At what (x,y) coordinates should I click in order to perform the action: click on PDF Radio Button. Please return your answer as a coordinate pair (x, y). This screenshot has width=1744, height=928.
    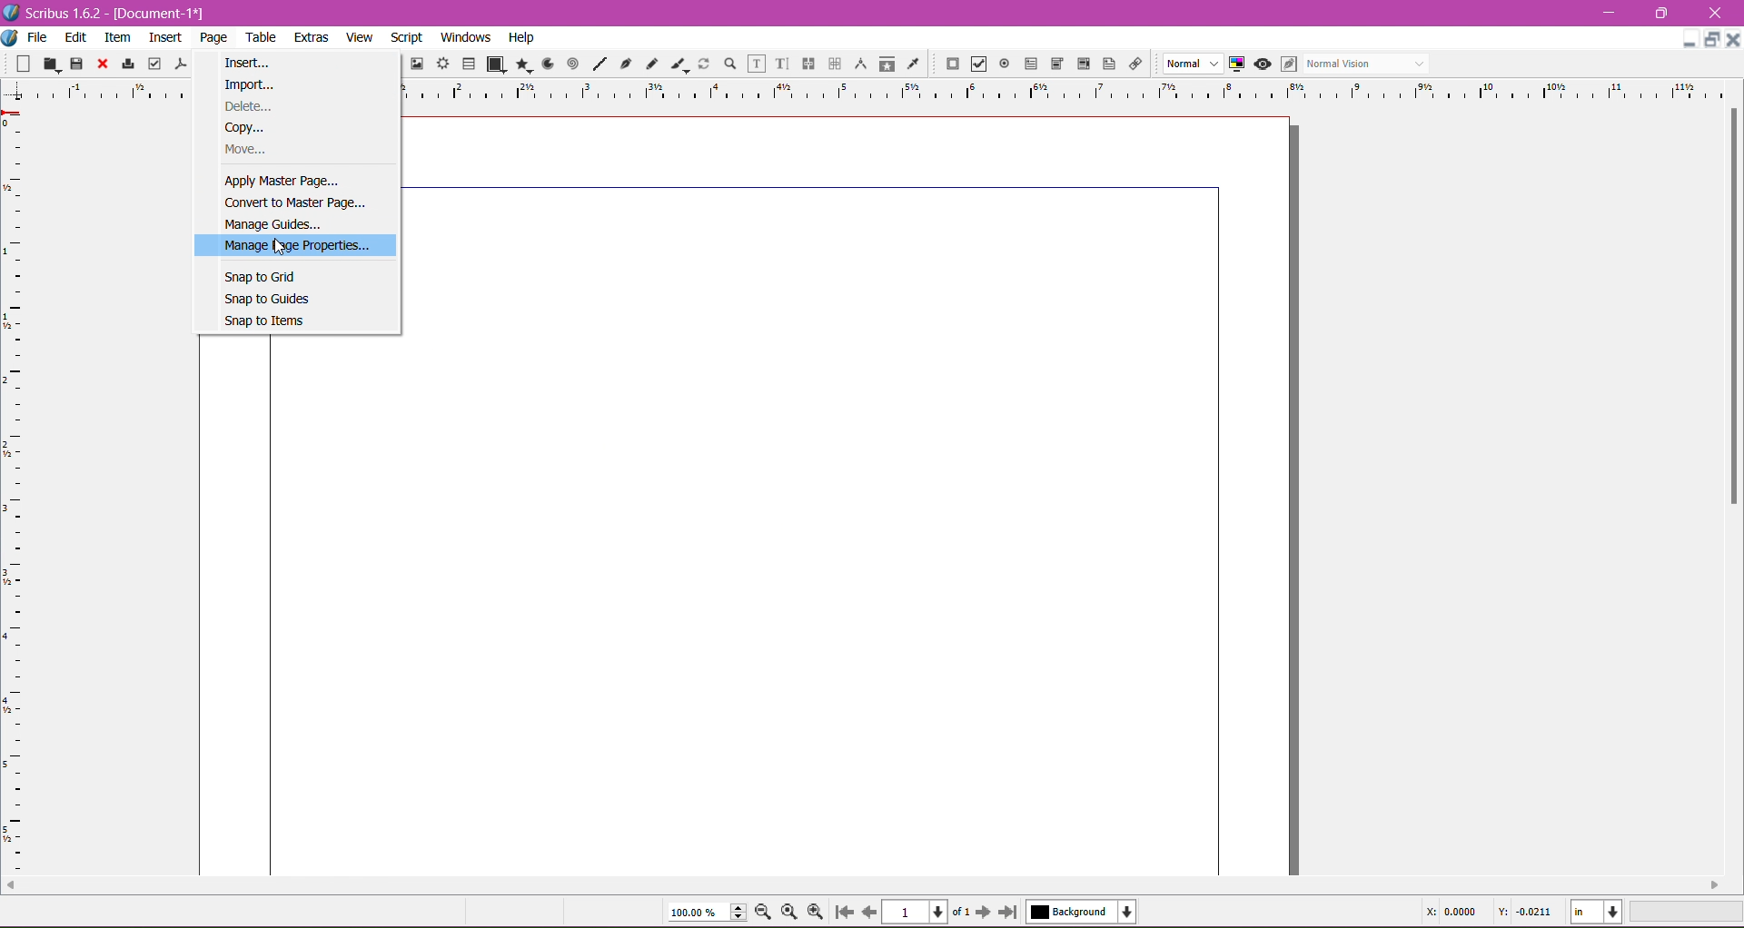
    Looking at the image, I should click on (1005, 64).